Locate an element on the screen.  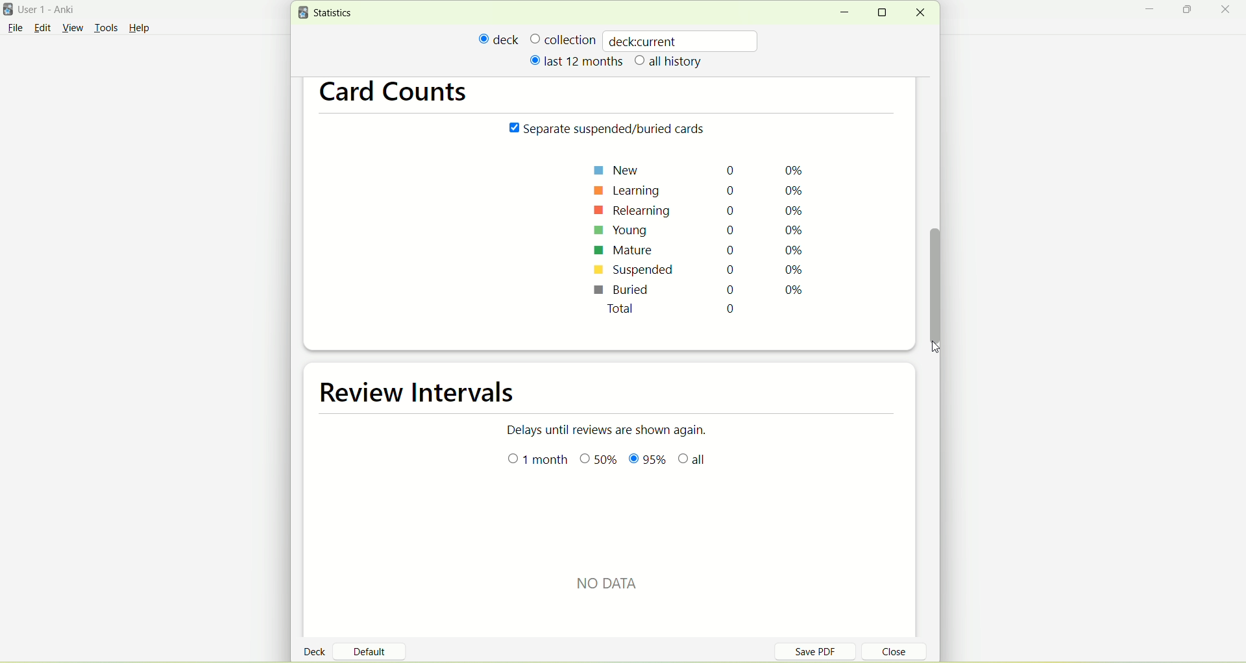
maximize is located at coordinates (886, 12).